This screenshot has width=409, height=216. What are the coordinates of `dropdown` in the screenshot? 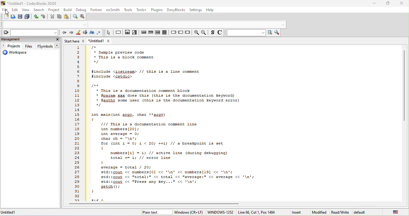 It's located at (85, 25).